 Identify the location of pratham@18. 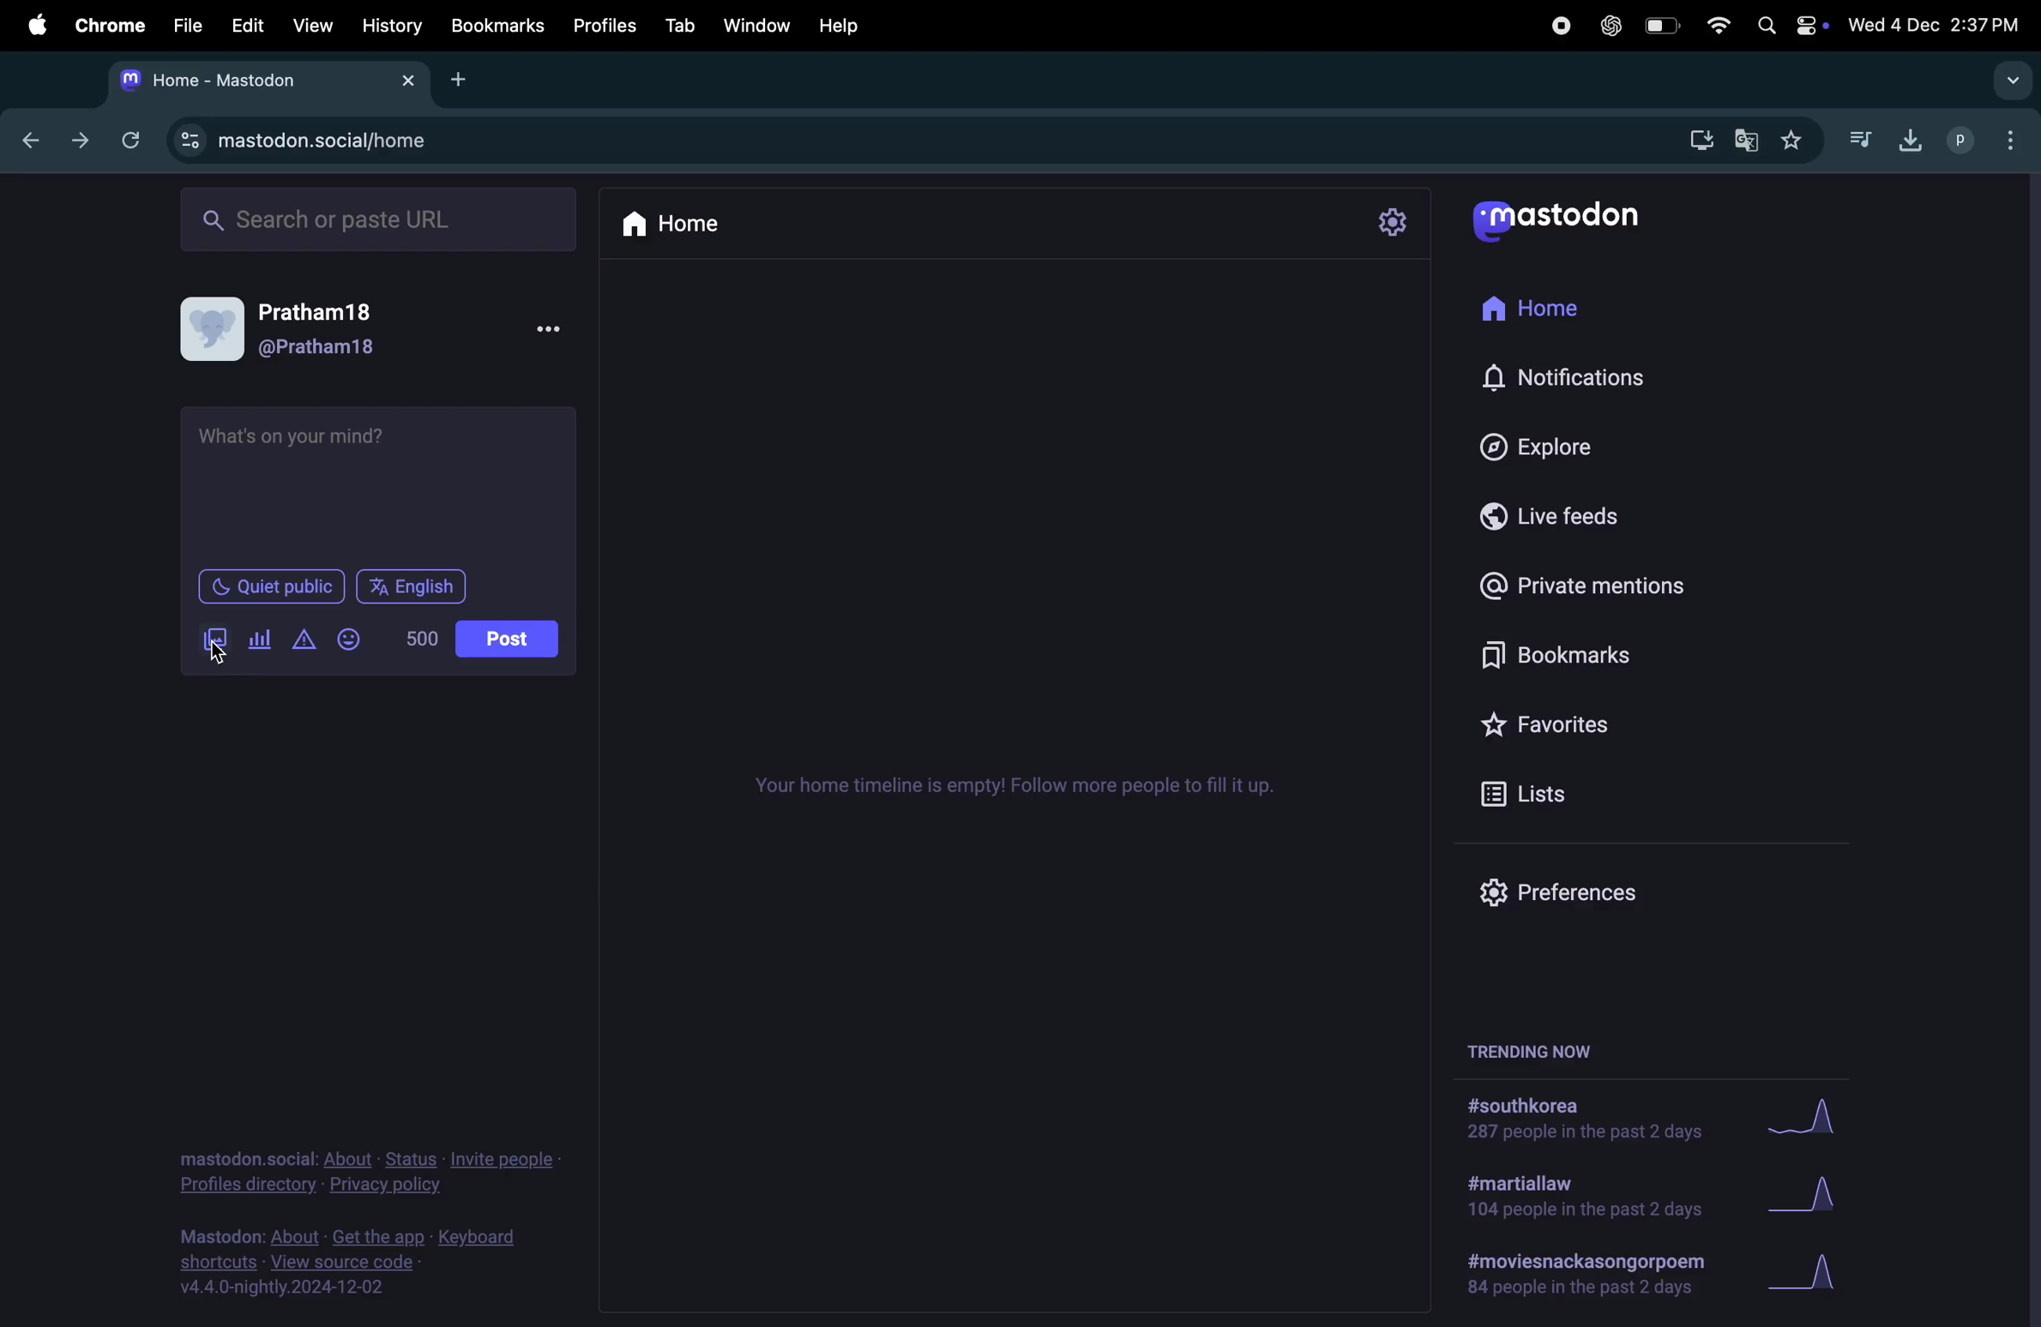
(295, 334).